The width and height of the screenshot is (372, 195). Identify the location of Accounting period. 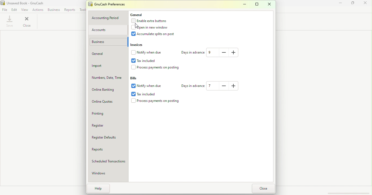
(107, 19).